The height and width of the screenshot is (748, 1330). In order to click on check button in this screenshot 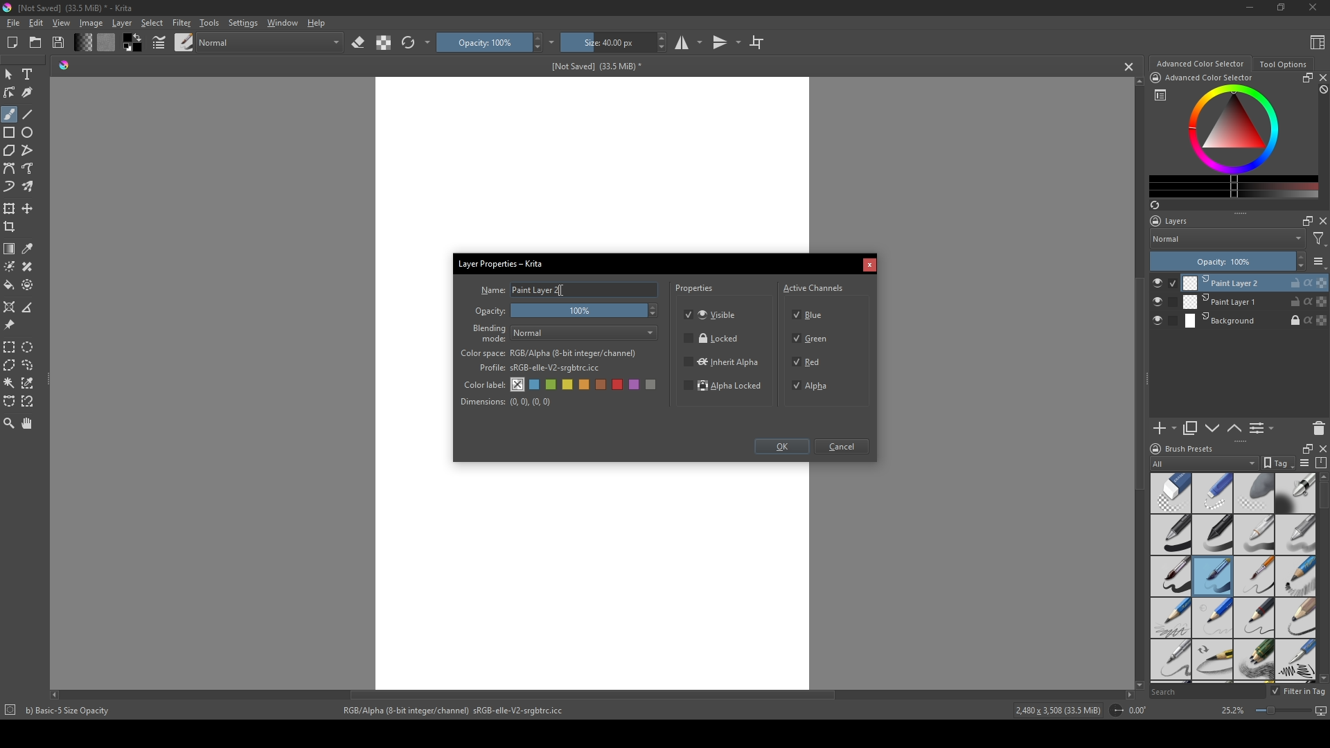, I will do `click(1164, 302)`.